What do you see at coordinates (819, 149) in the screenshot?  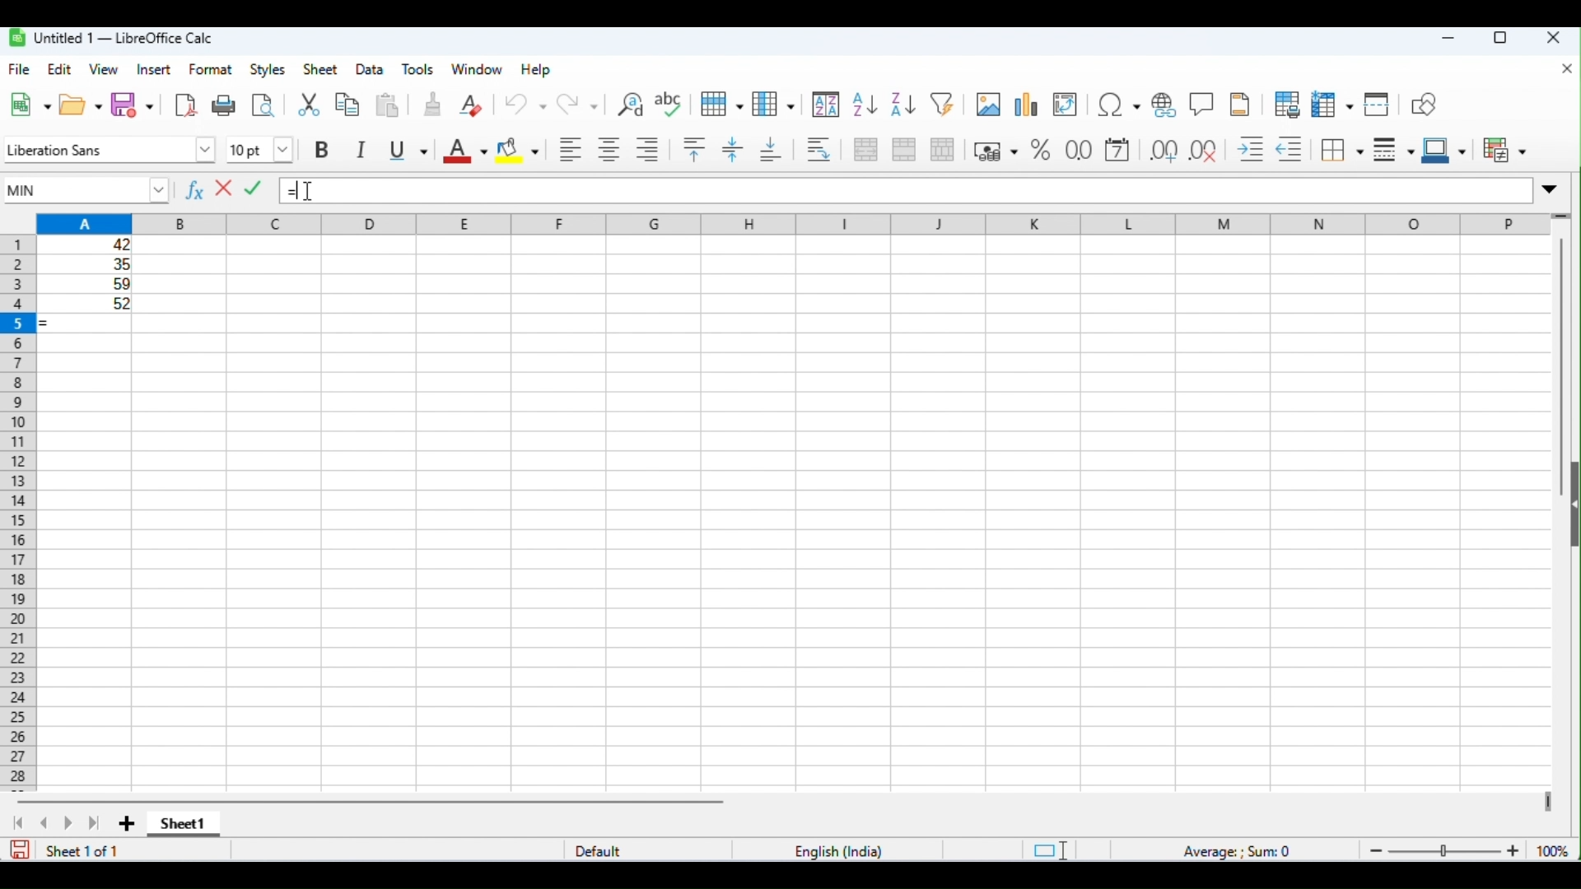 I see `wrap text` at bounding box center [819, 149].